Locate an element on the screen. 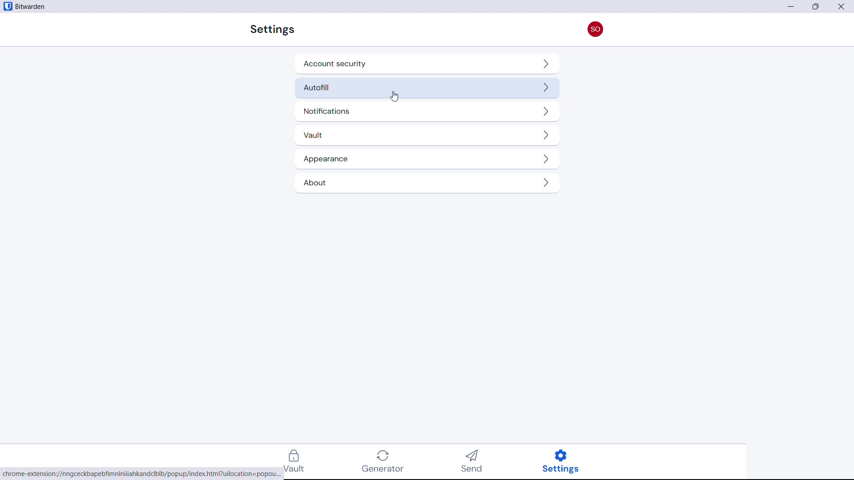 The image size is (854, 480). send  is located at coordinates (475, 462).